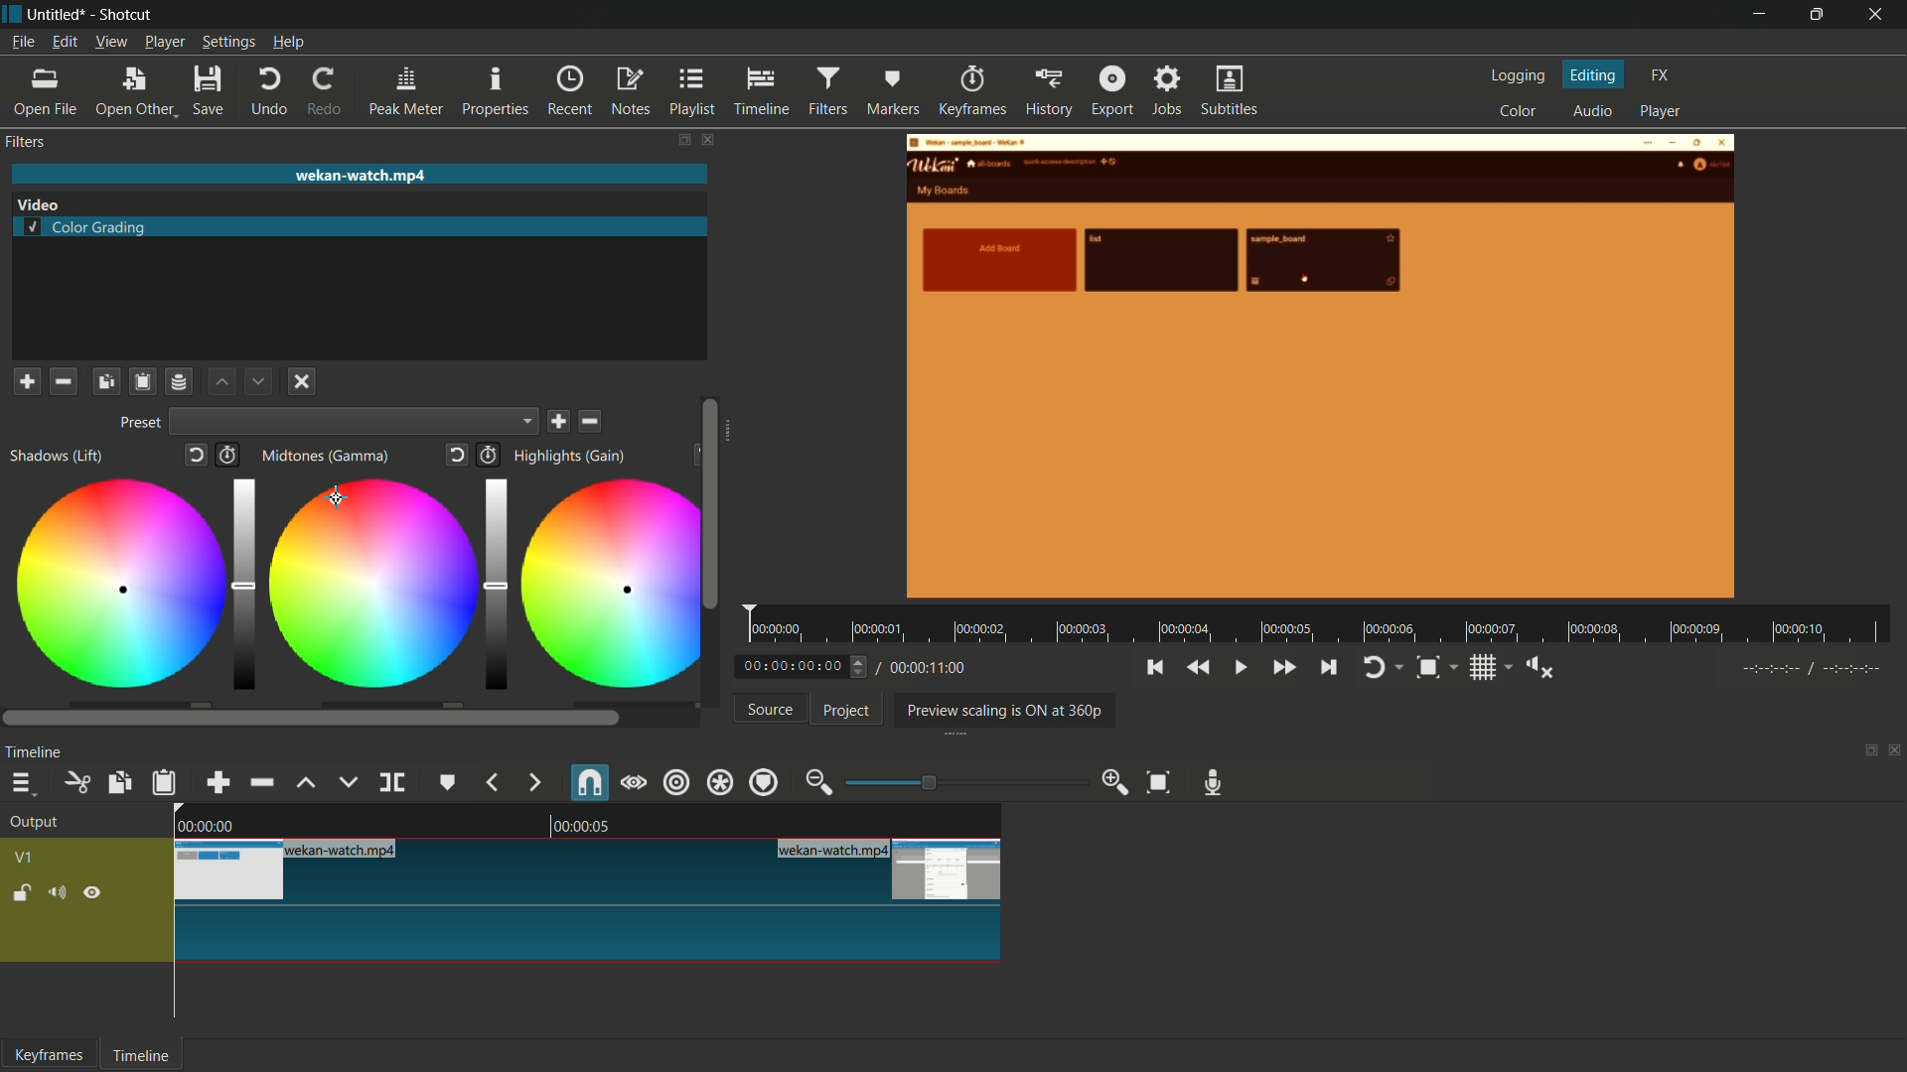  Describe the element at coordinates (348, 781) in the screenshot. I see `overwrite` at that location.